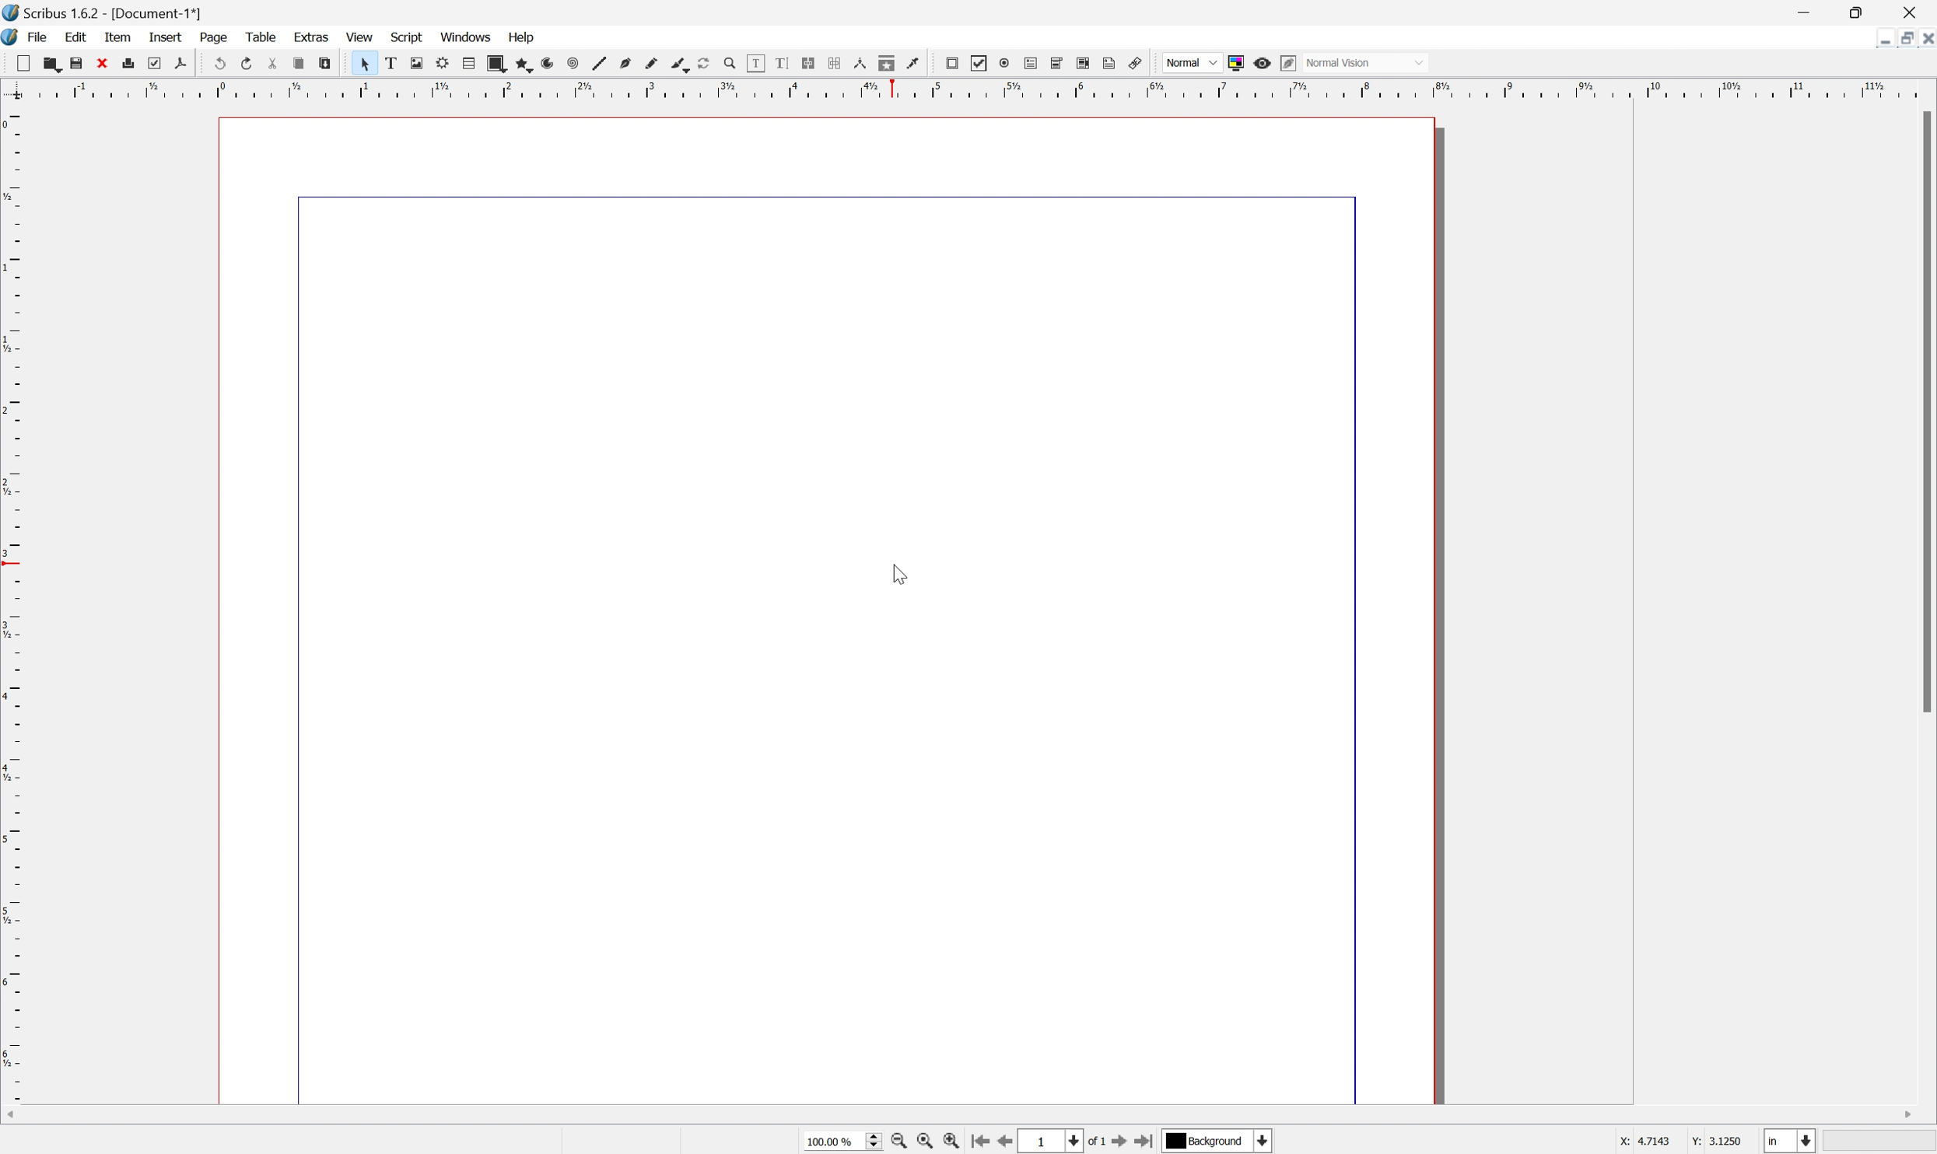  Describe the element at coordinates (1145, 1143) in the screenshot. I see `Go to last page` at that location.